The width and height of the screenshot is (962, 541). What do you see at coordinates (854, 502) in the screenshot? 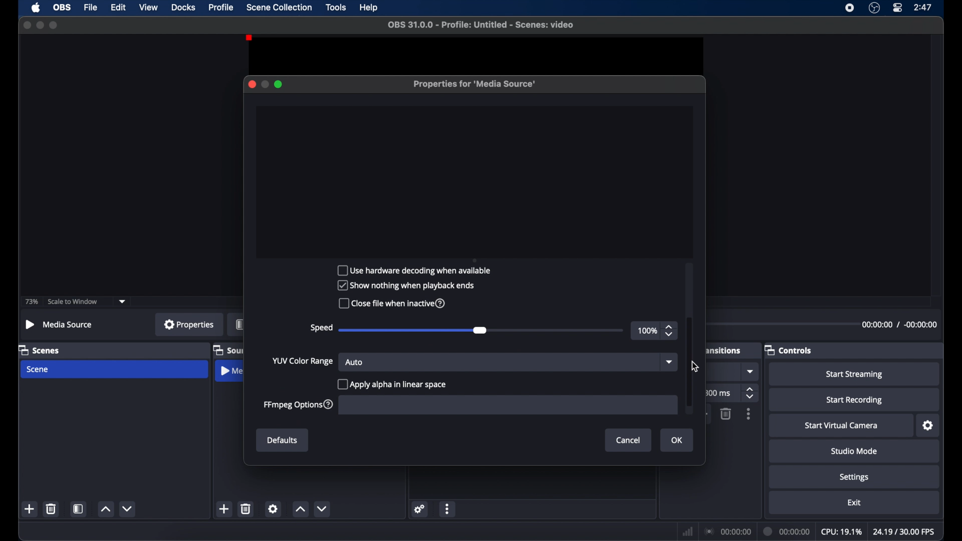
I see `exit ` at bounding box center [854, 502].